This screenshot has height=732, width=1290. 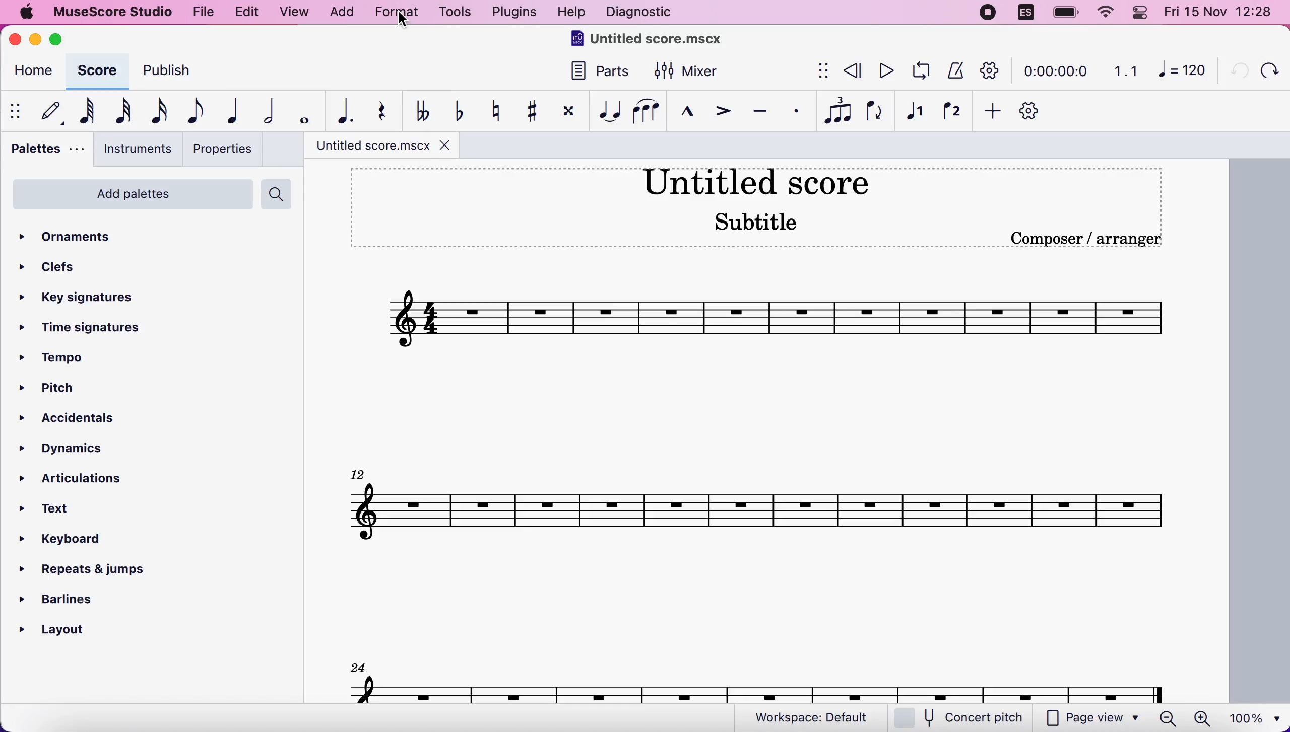 I want to click on ornaments, so click(x=82, y=238).